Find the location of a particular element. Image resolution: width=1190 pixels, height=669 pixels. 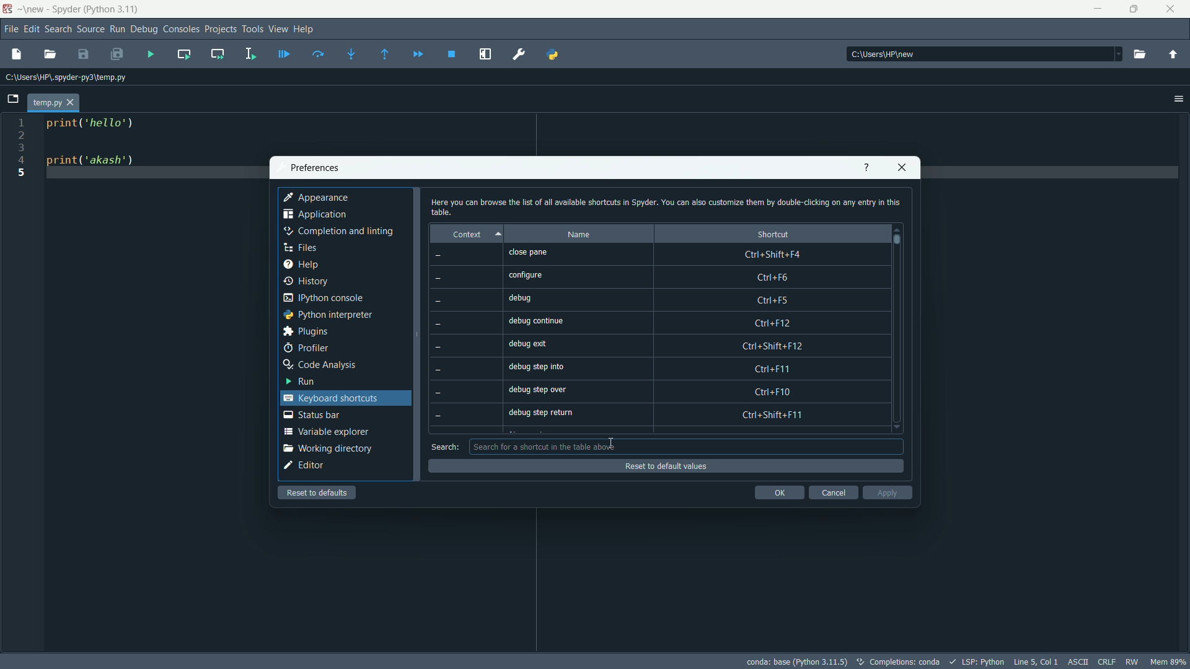

profiler is located at coordinates (307, 346).